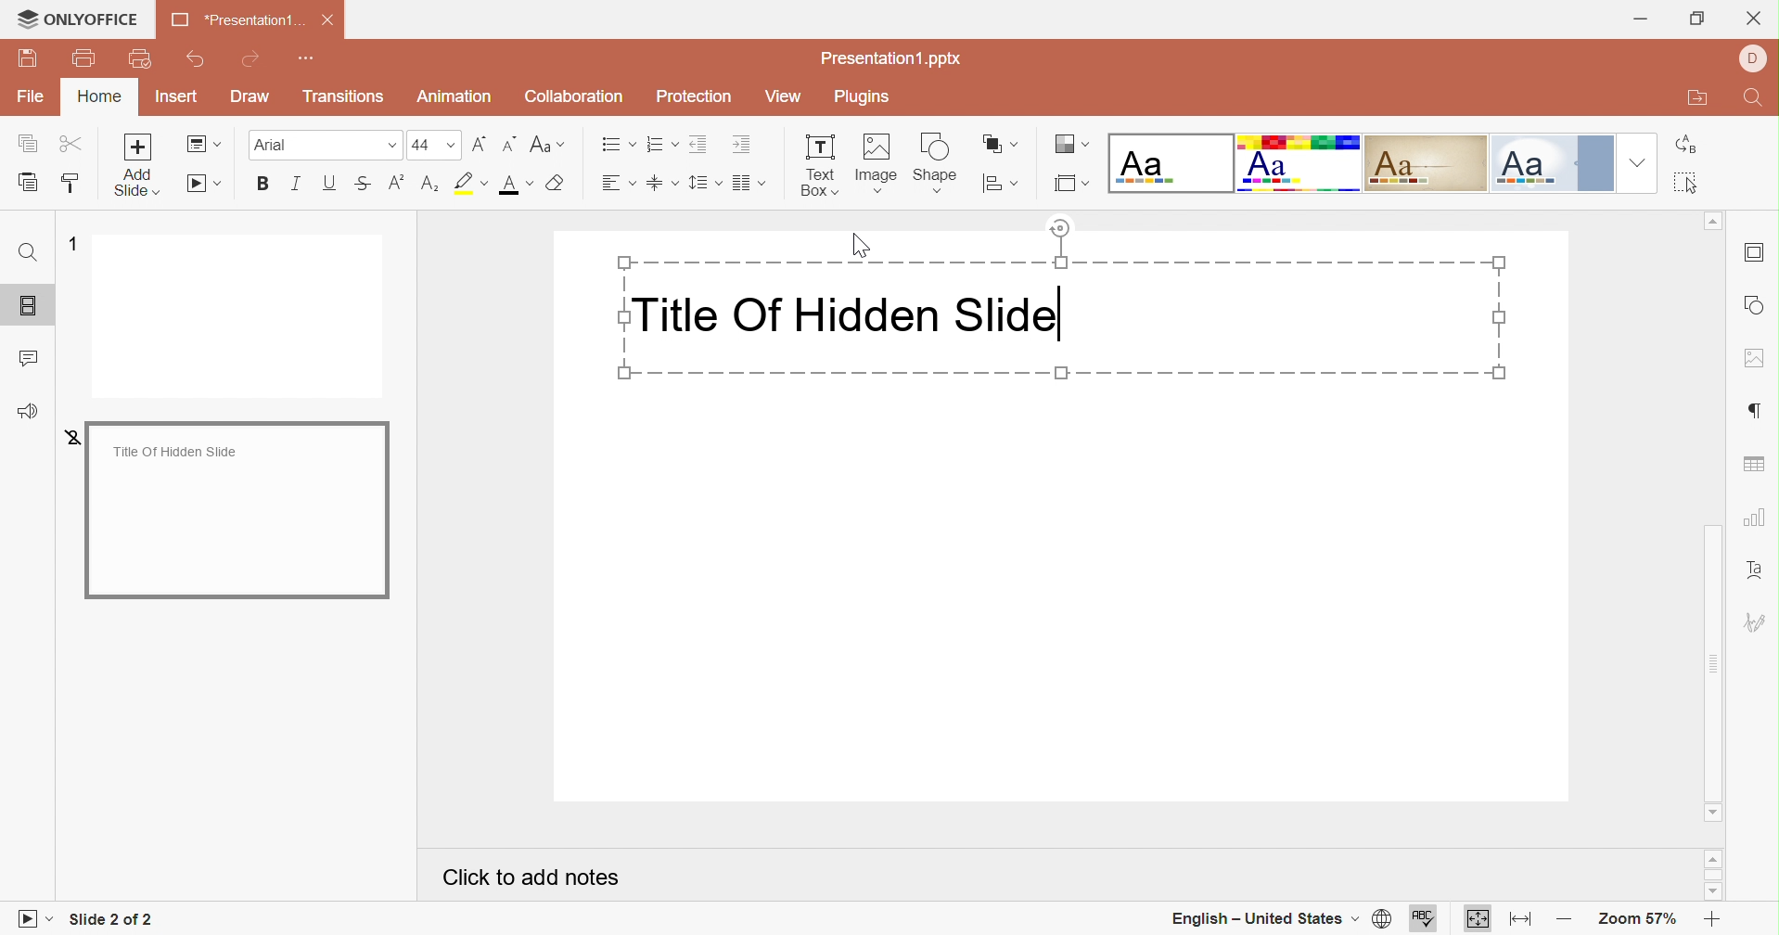 This screenshot has height=935, width=1779. Describe the element at coordinates (1758, 100) in the screenshot. I see `Find` at that location.